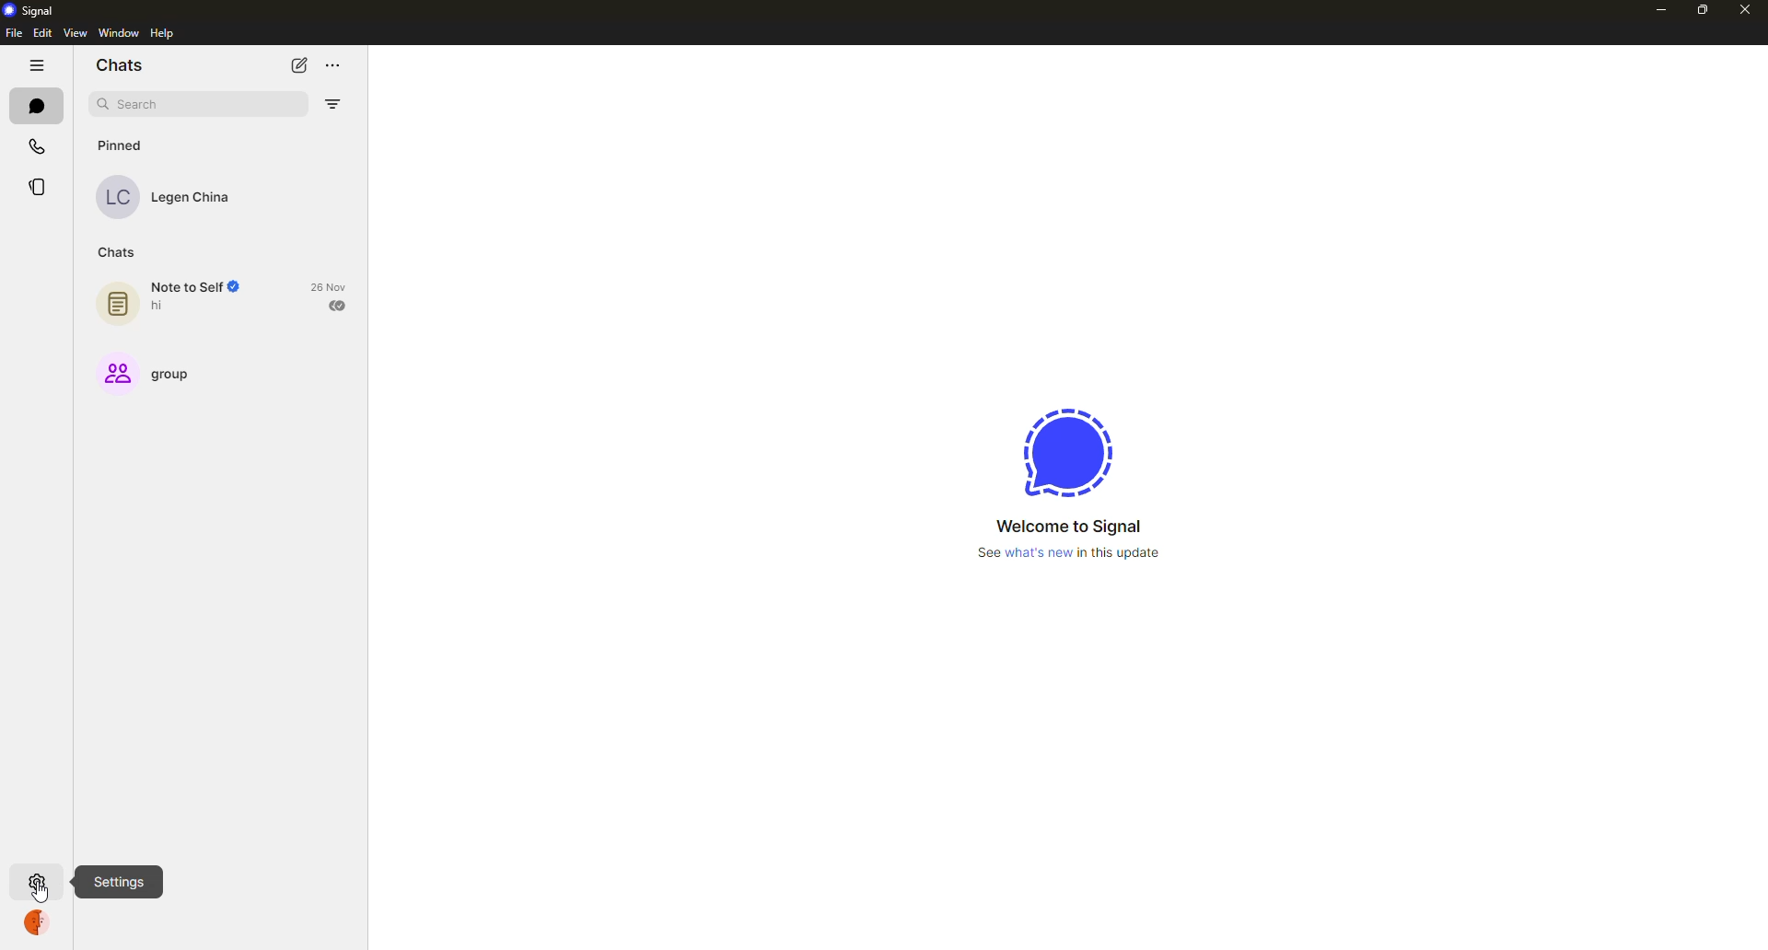  What do you see at coordinates (177, 196) in the screenshot?
I see `contact` at bounding box center [177, 196].